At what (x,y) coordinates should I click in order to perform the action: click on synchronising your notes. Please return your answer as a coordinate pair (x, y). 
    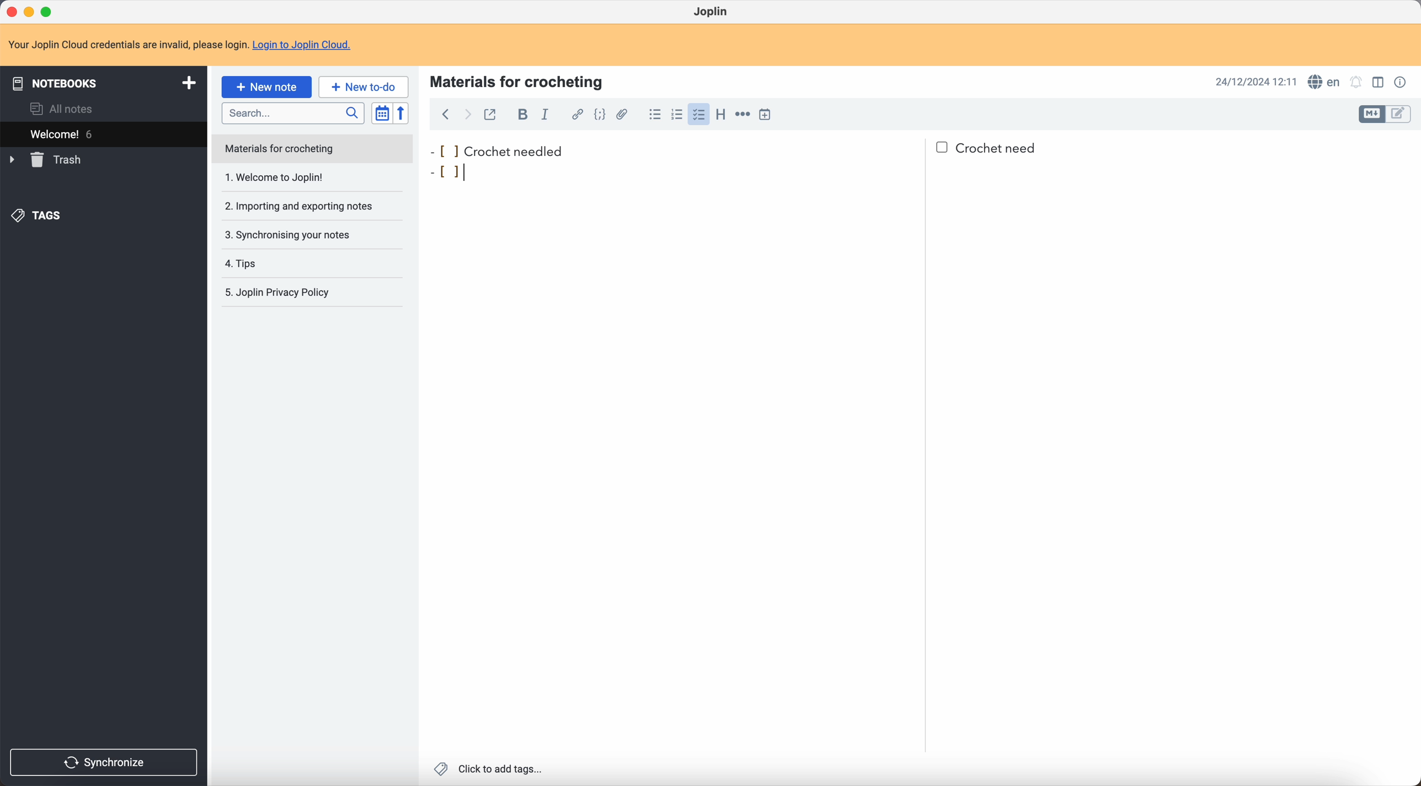
    Looking at the image, I should click on (306, 234).